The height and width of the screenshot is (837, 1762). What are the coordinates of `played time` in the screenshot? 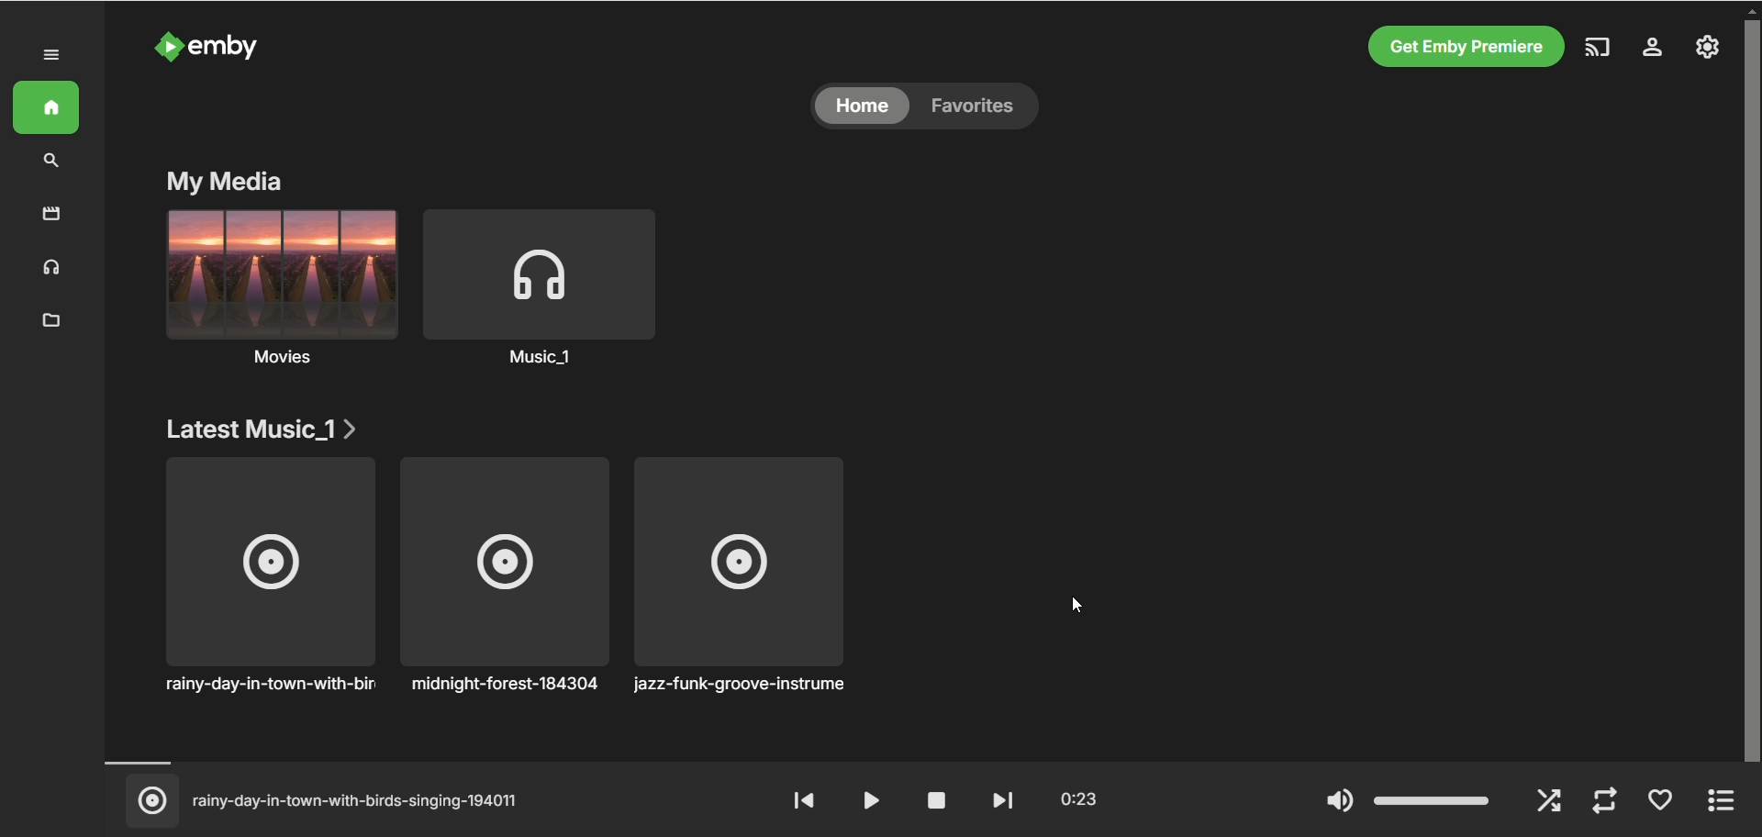 It's located at (1077, 798).